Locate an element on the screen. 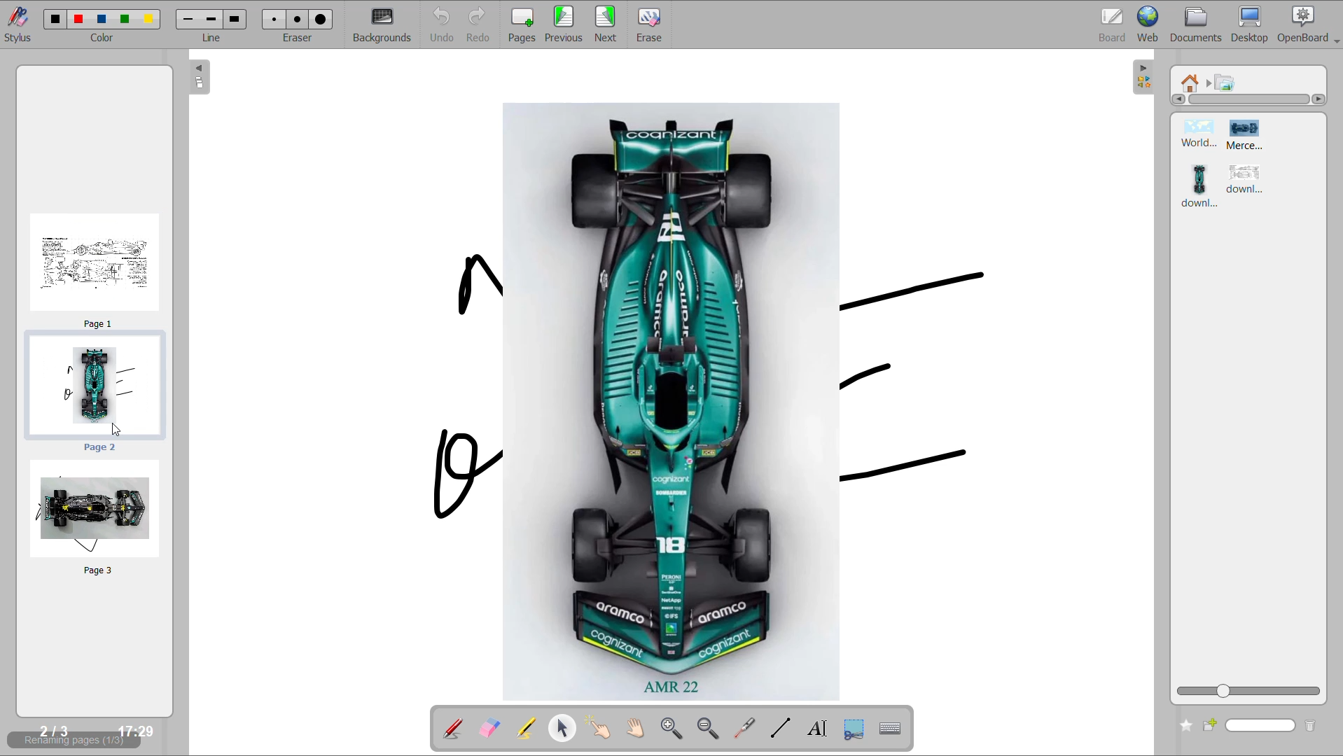 This screenshot has width=1343, height=756. color 4 is located at coordinates (125, 18).